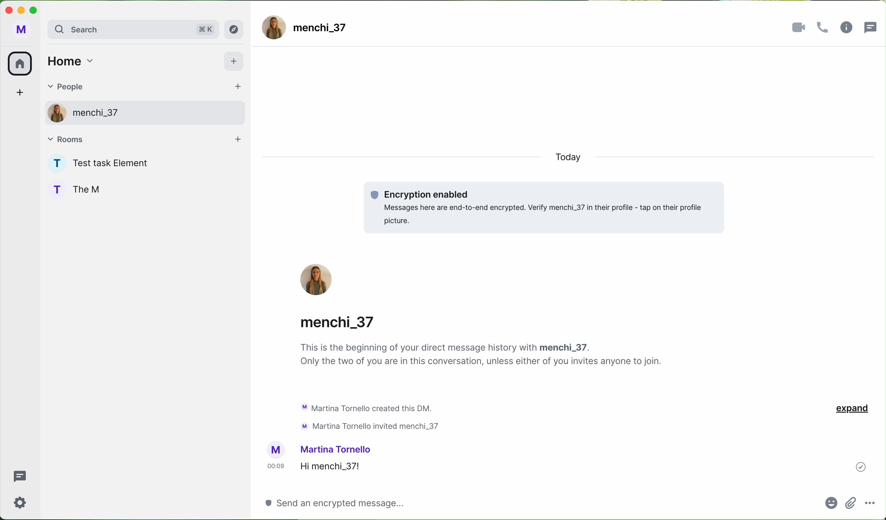 Image resolution: width=886 pixels, height=520 pixels. I want to click on notes, so click(483, 356).